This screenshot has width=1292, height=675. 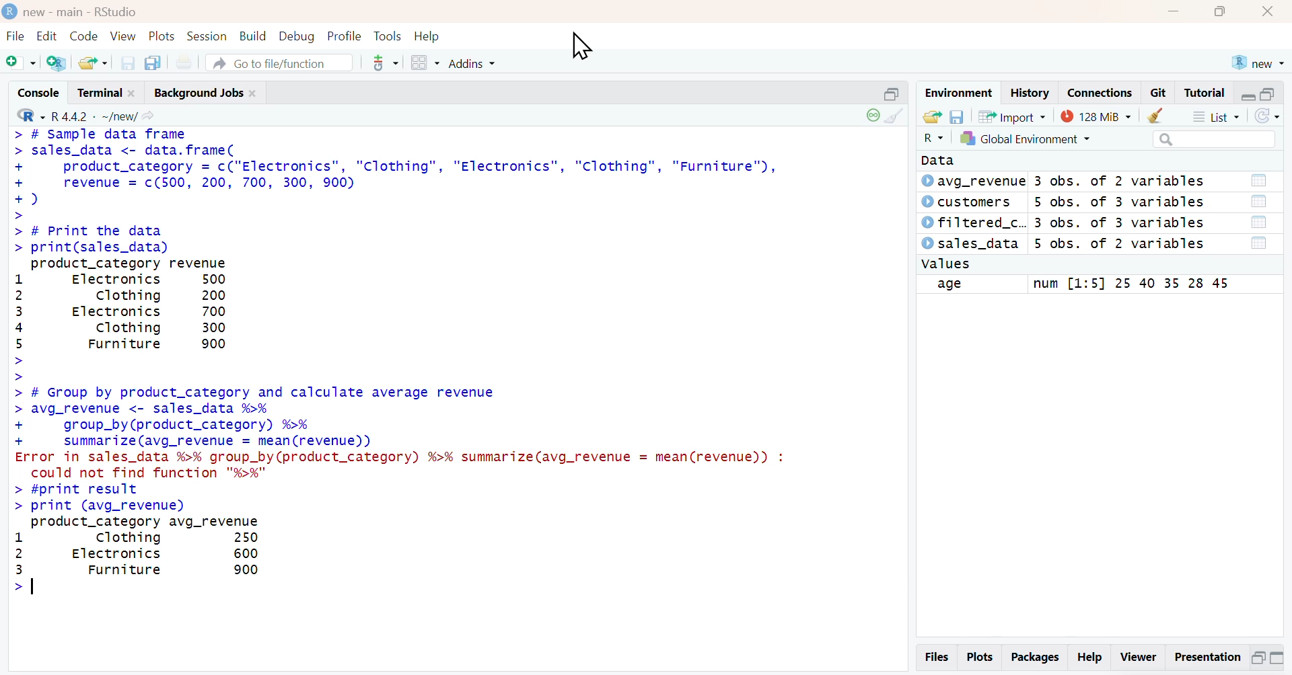 What do you see at coordinates (1269, 95) in the screenshot?
I see `maximize pane` at bounding box center [1269, 95].